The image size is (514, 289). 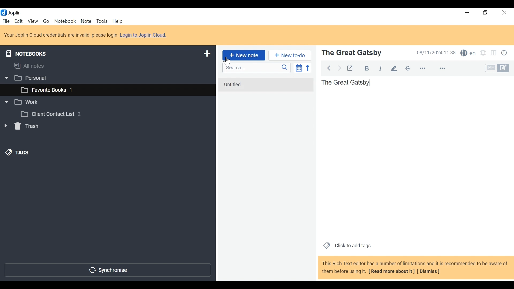 What do you see at coordinates (350, 246) in the screenshot?
I see `Click to add tags` at bounding box center [350, 246].